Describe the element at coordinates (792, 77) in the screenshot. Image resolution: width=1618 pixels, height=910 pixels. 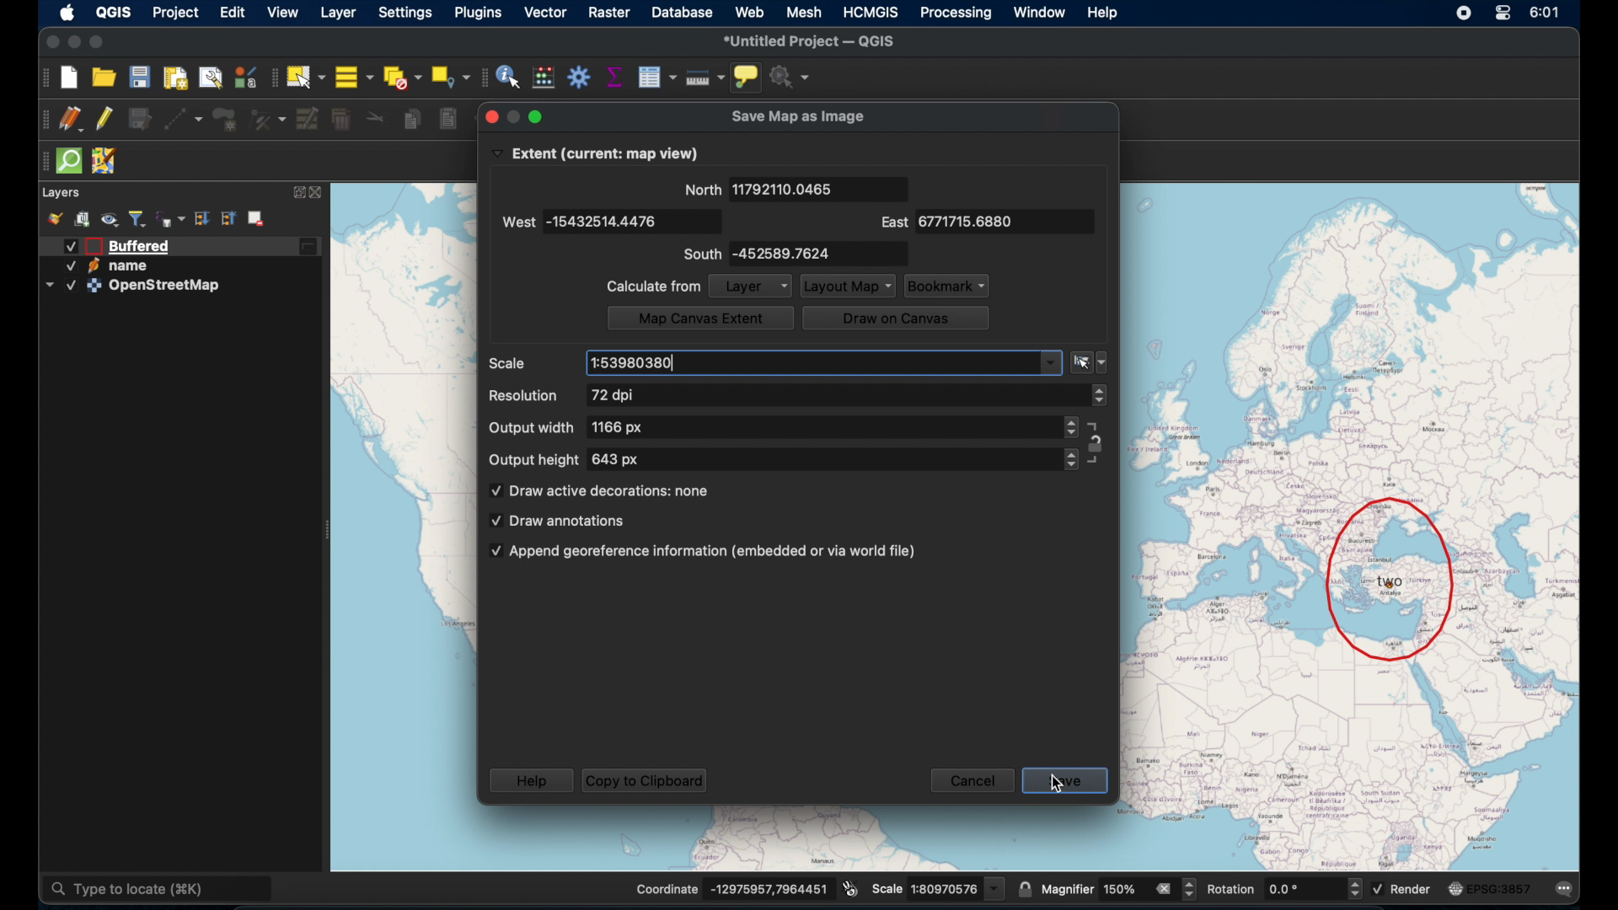
I see `no action selected` at that location.